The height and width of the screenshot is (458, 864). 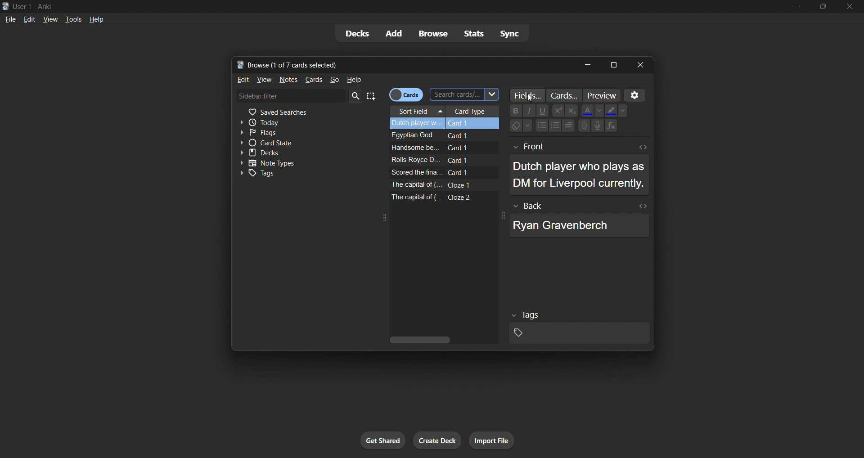 What do you see at coordinates (494, 440) in the screenshot?
I see `import file` at bounding box center [494, 440].